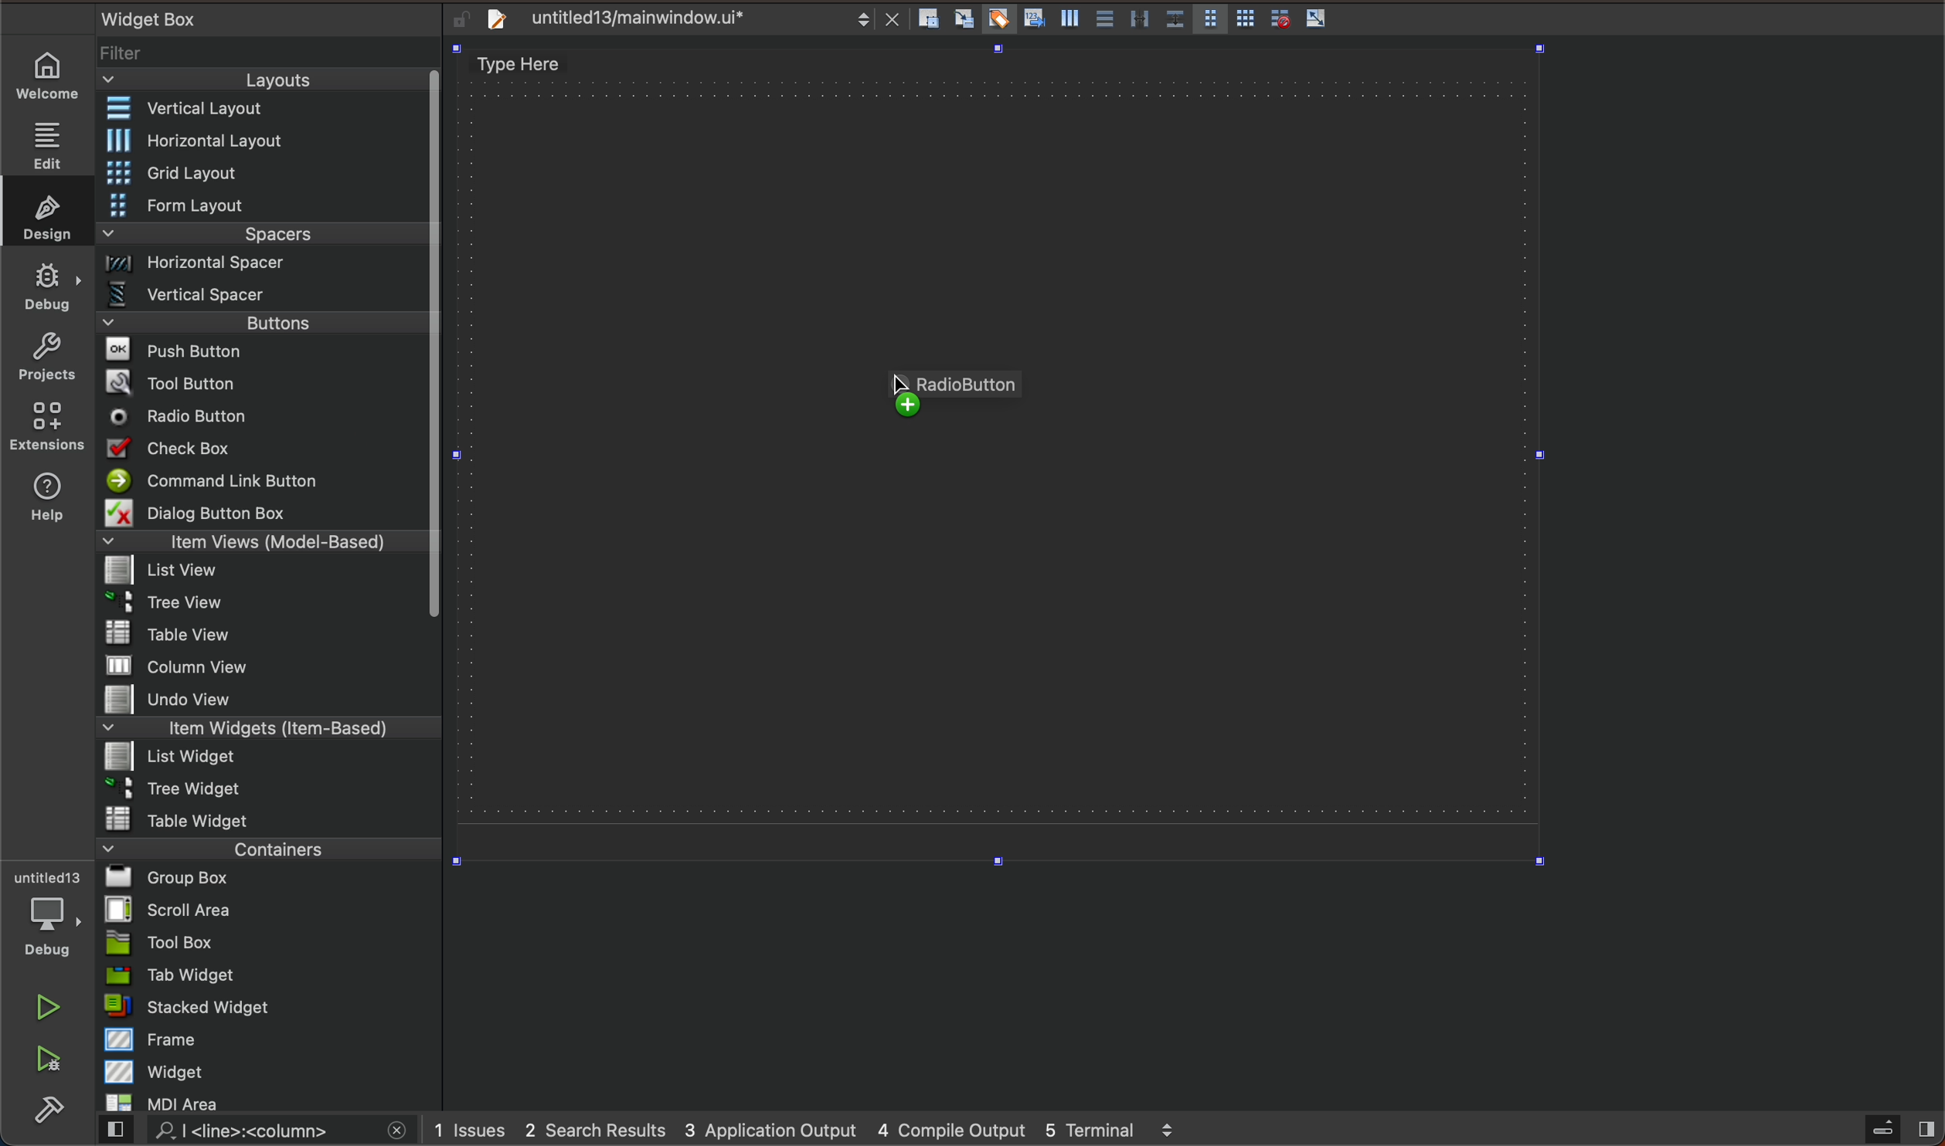  I want to click on checkbox being dragged , so click(954, 393).